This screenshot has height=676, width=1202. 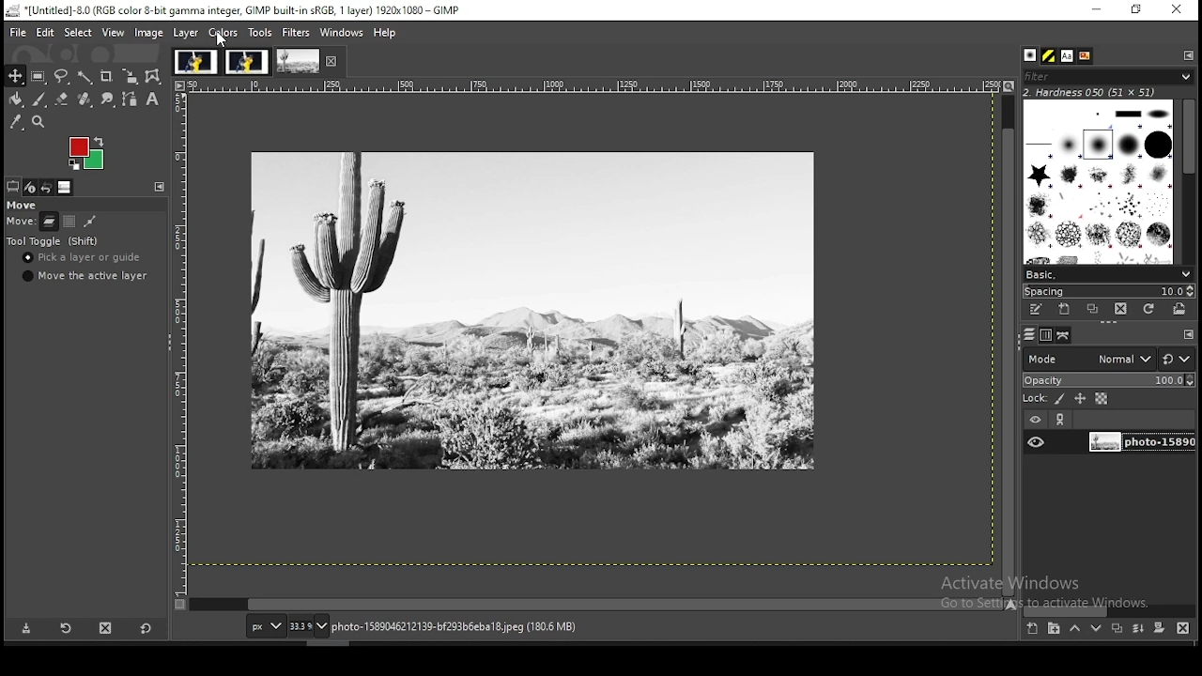 What do you see at coordinates (1116, 628) in the screenshot?
I see `duplicate this layer` at bounding box center [1116, 628].